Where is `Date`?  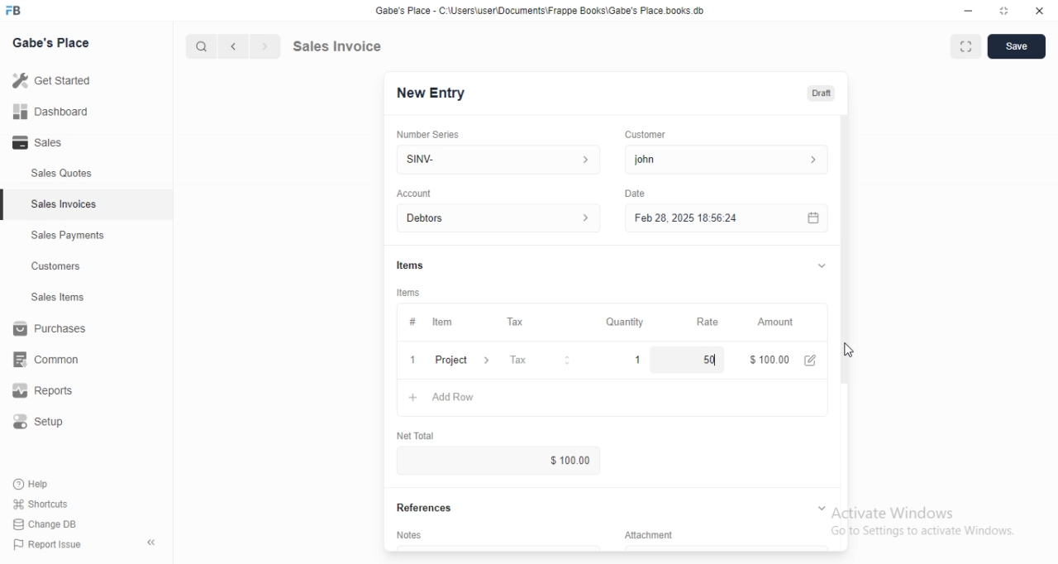
Date is located at coordinates (635, 192).